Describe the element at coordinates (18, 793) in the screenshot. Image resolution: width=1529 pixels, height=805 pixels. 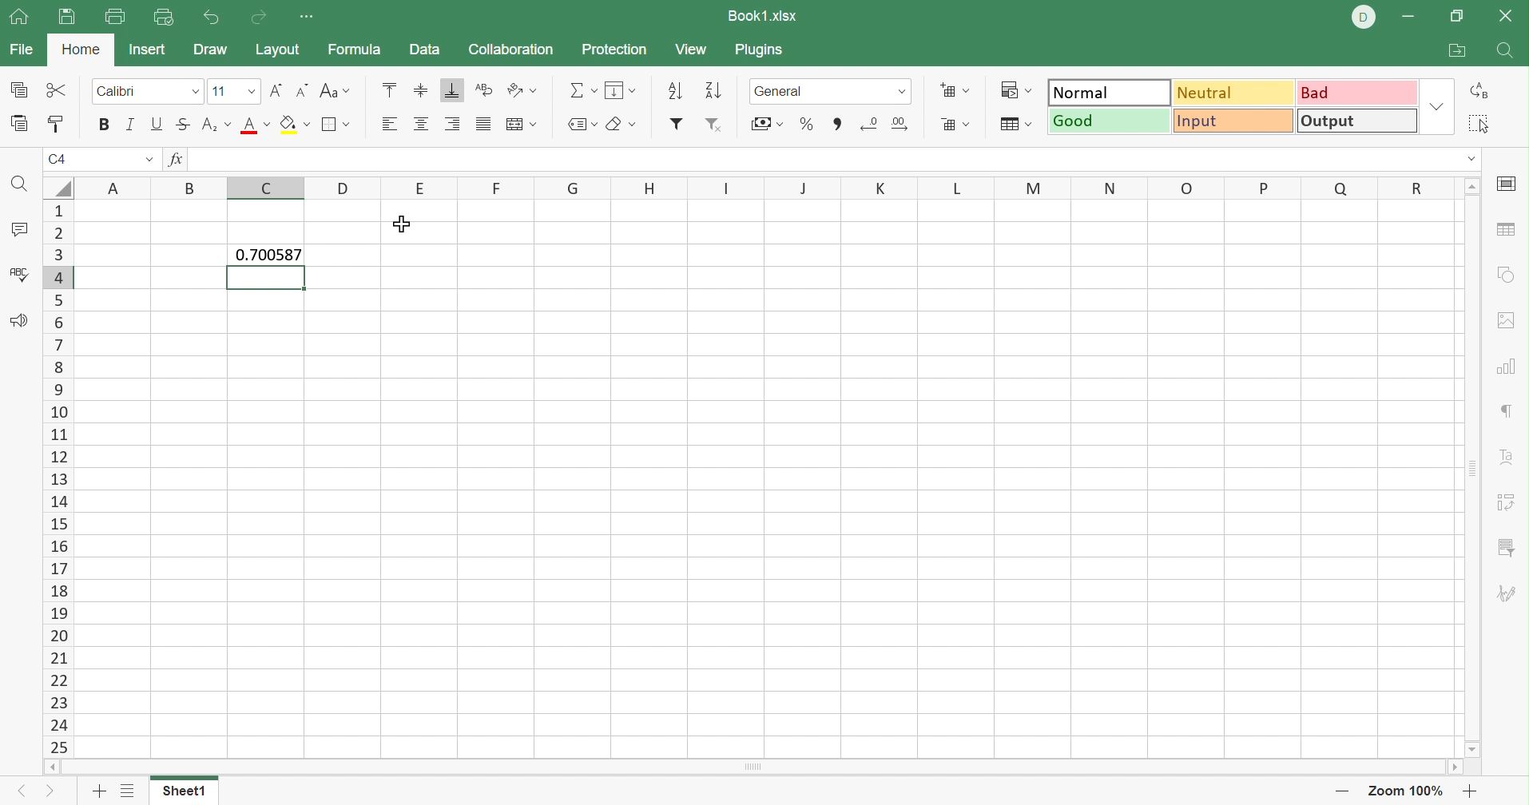
I see `Previous` at that location.